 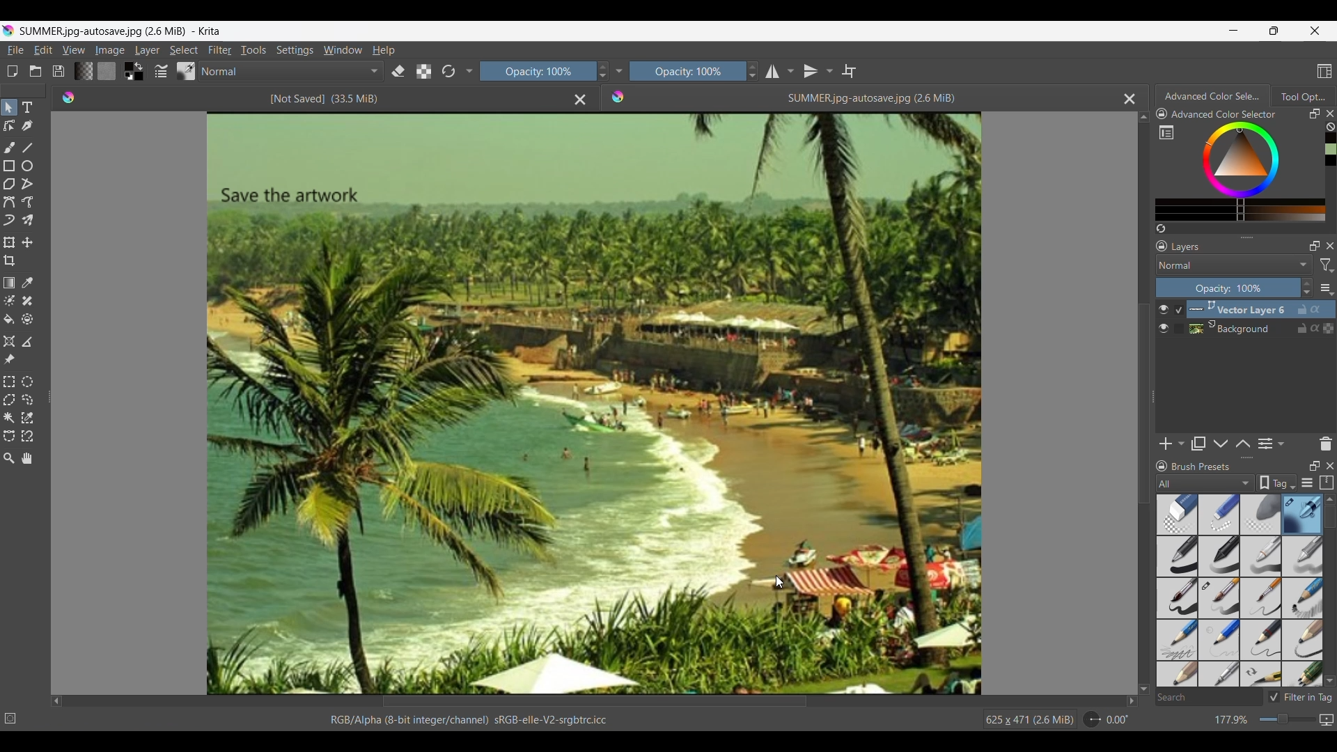 I want to click on Image, so click(x=110, y=50).